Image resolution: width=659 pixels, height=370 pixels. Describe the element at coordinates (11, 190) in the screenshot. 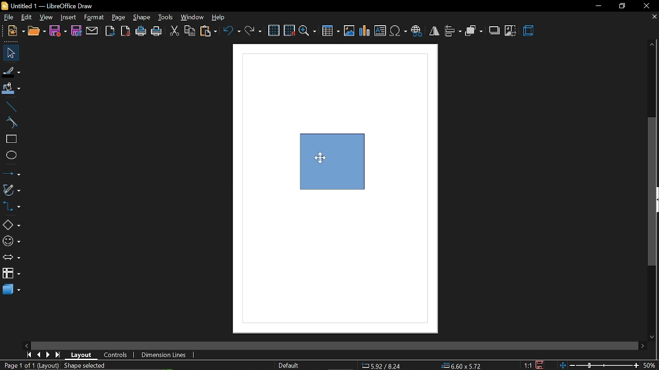

I see `curves and polygons` at that location.